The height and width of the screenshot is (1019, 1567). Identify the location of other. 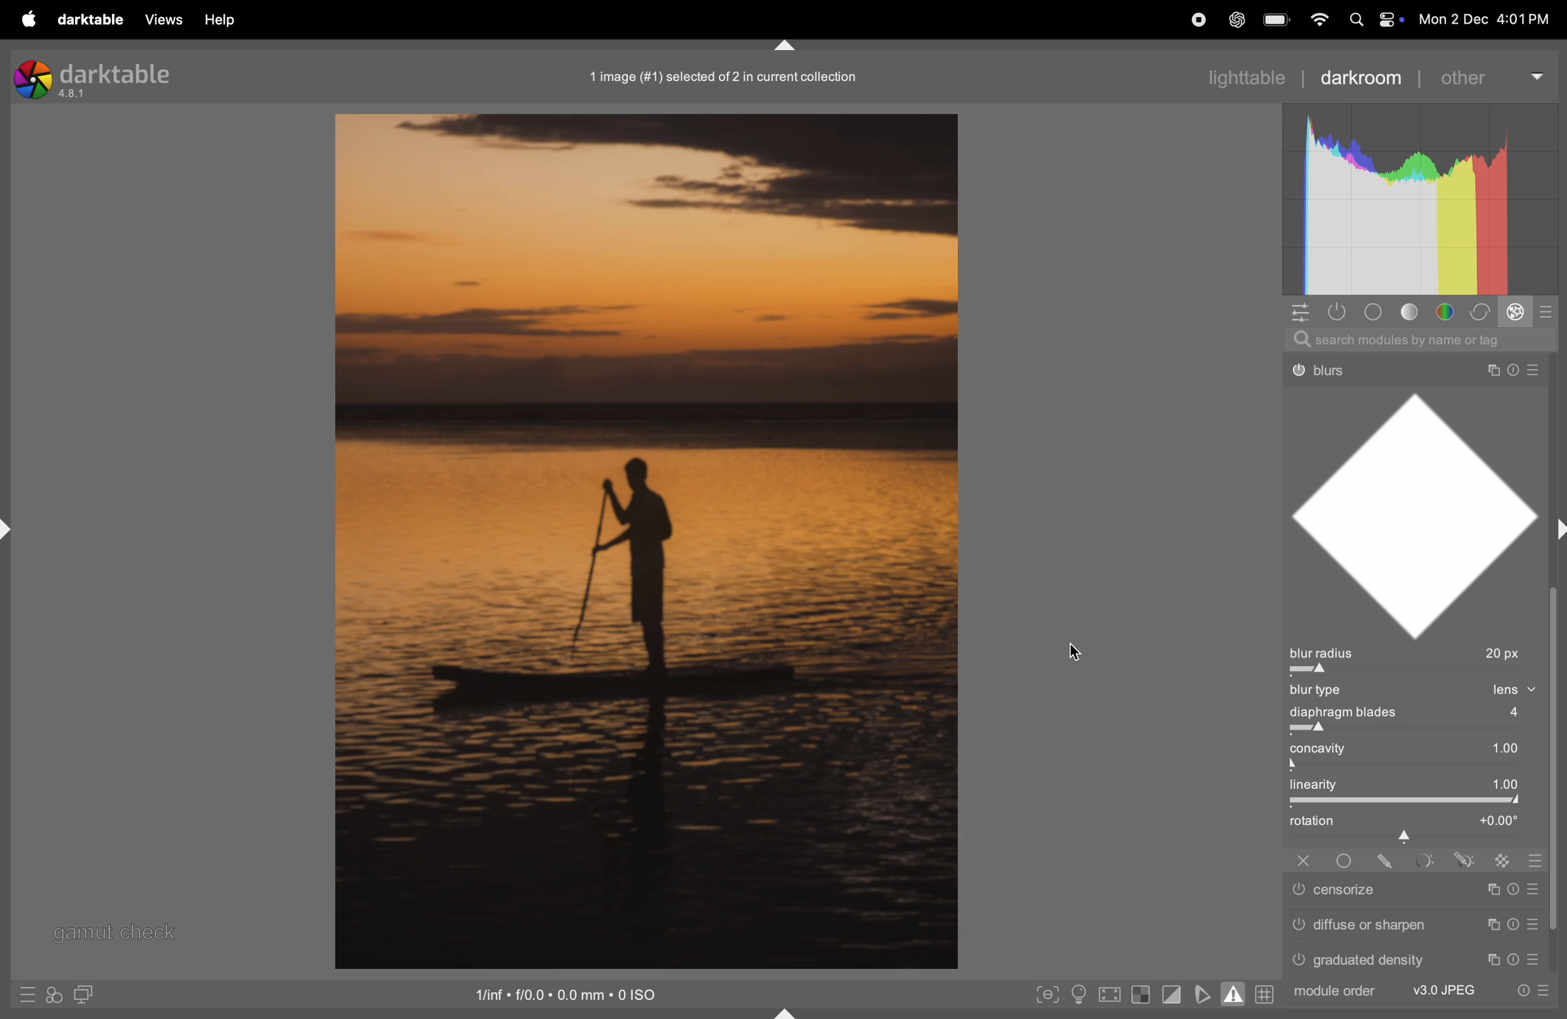
(1489, 76).